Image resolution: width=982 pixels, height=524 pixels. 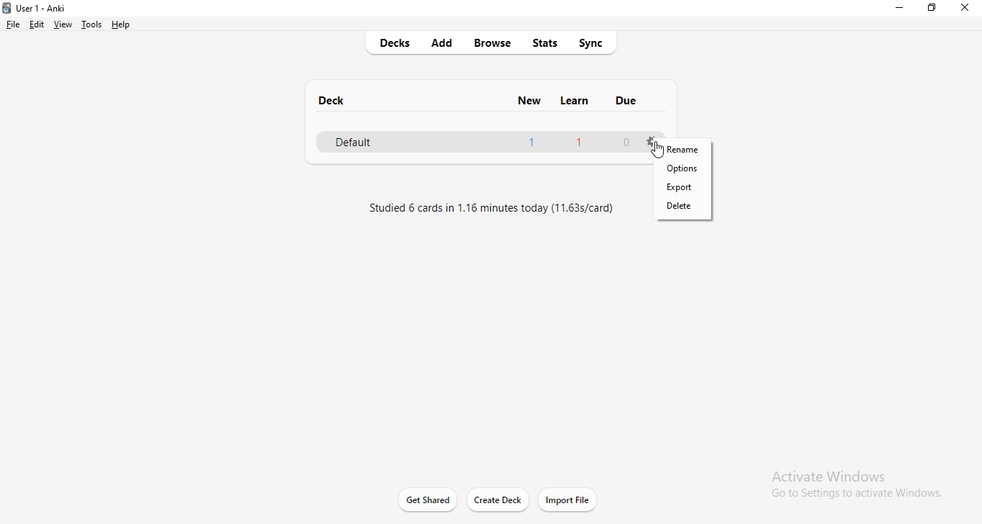 What do you see at coordinates (684, 189) in the screenshot?
I see `export` at bounding box center [684, 189].